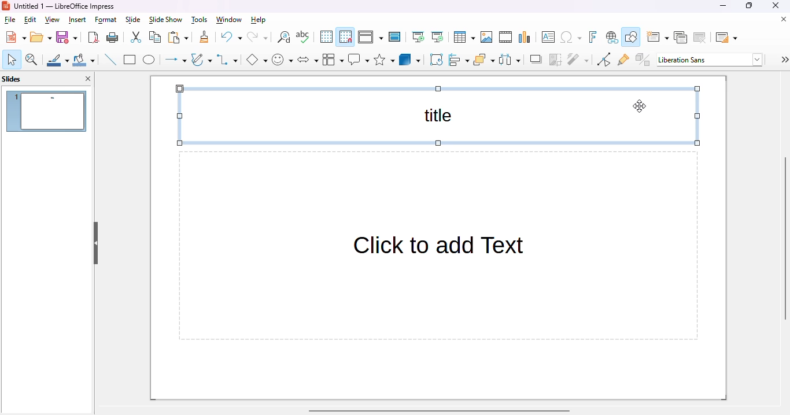 The width and height of the screenshot is (790, 415). Describe the element at coordinates (776, 6) in the screenshot. I see `close` at that location.